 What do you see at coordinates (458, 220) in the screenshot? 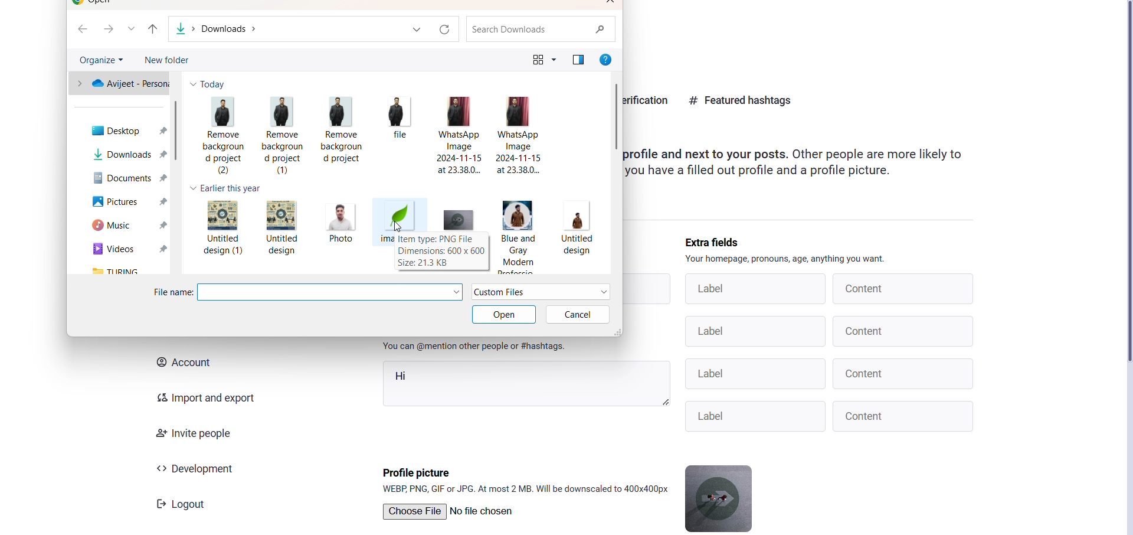
I see `Image file` at bounding box center [458, 220].